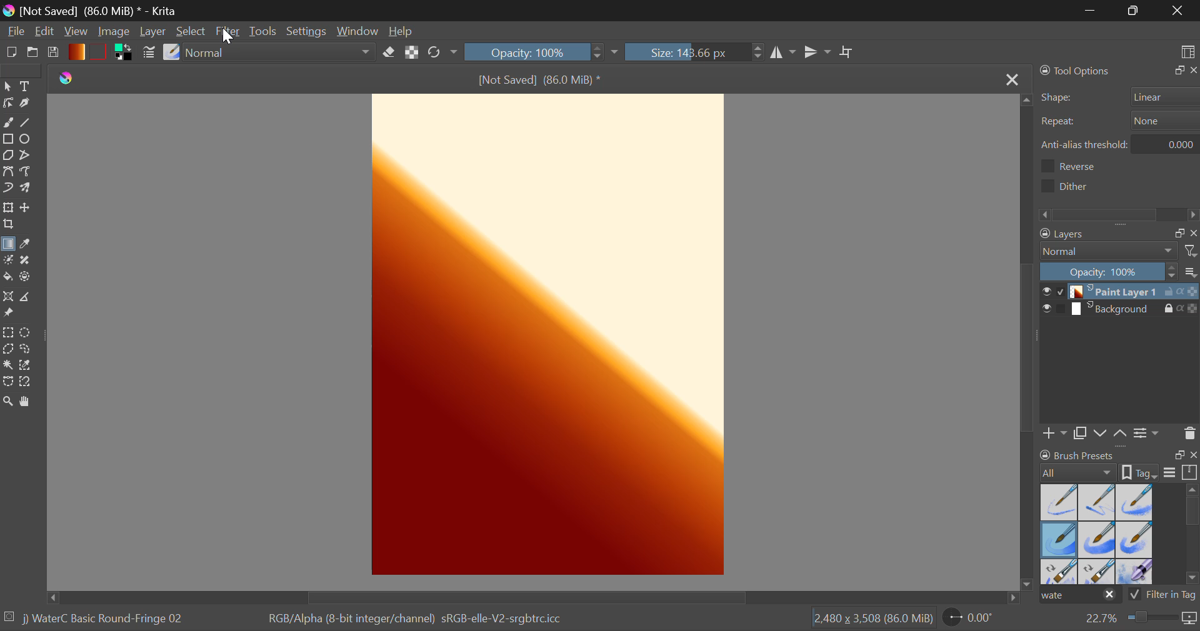 This screenshot has width=1200, height=631. I want to click on Crop, so click(8, 226).